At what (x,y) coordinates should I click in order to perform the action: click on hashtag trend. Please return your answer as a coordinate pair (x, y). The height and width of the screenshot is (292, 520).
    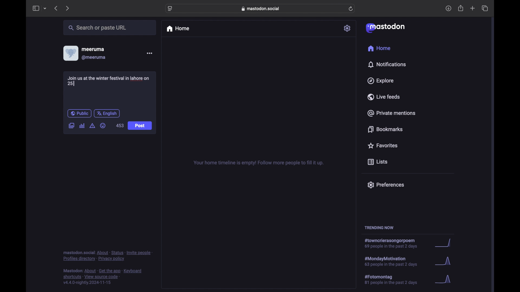
    Looking at the image, I should click on (394, 244).